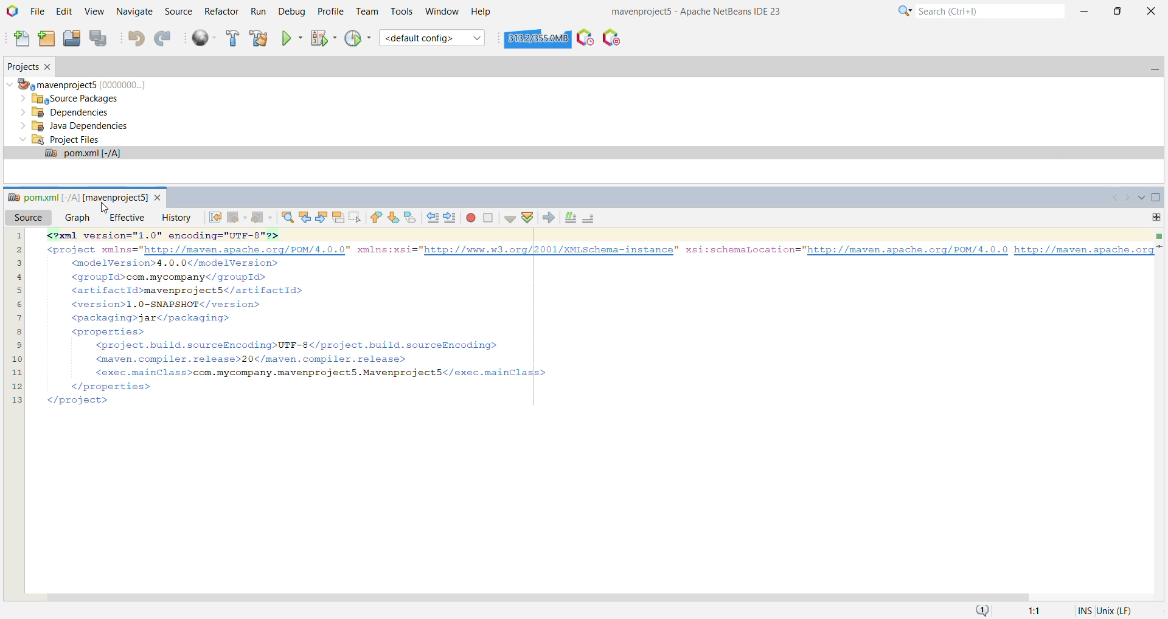 This screenshot has height=619, width=1168. I want to click on Undo, so click(136, 40).